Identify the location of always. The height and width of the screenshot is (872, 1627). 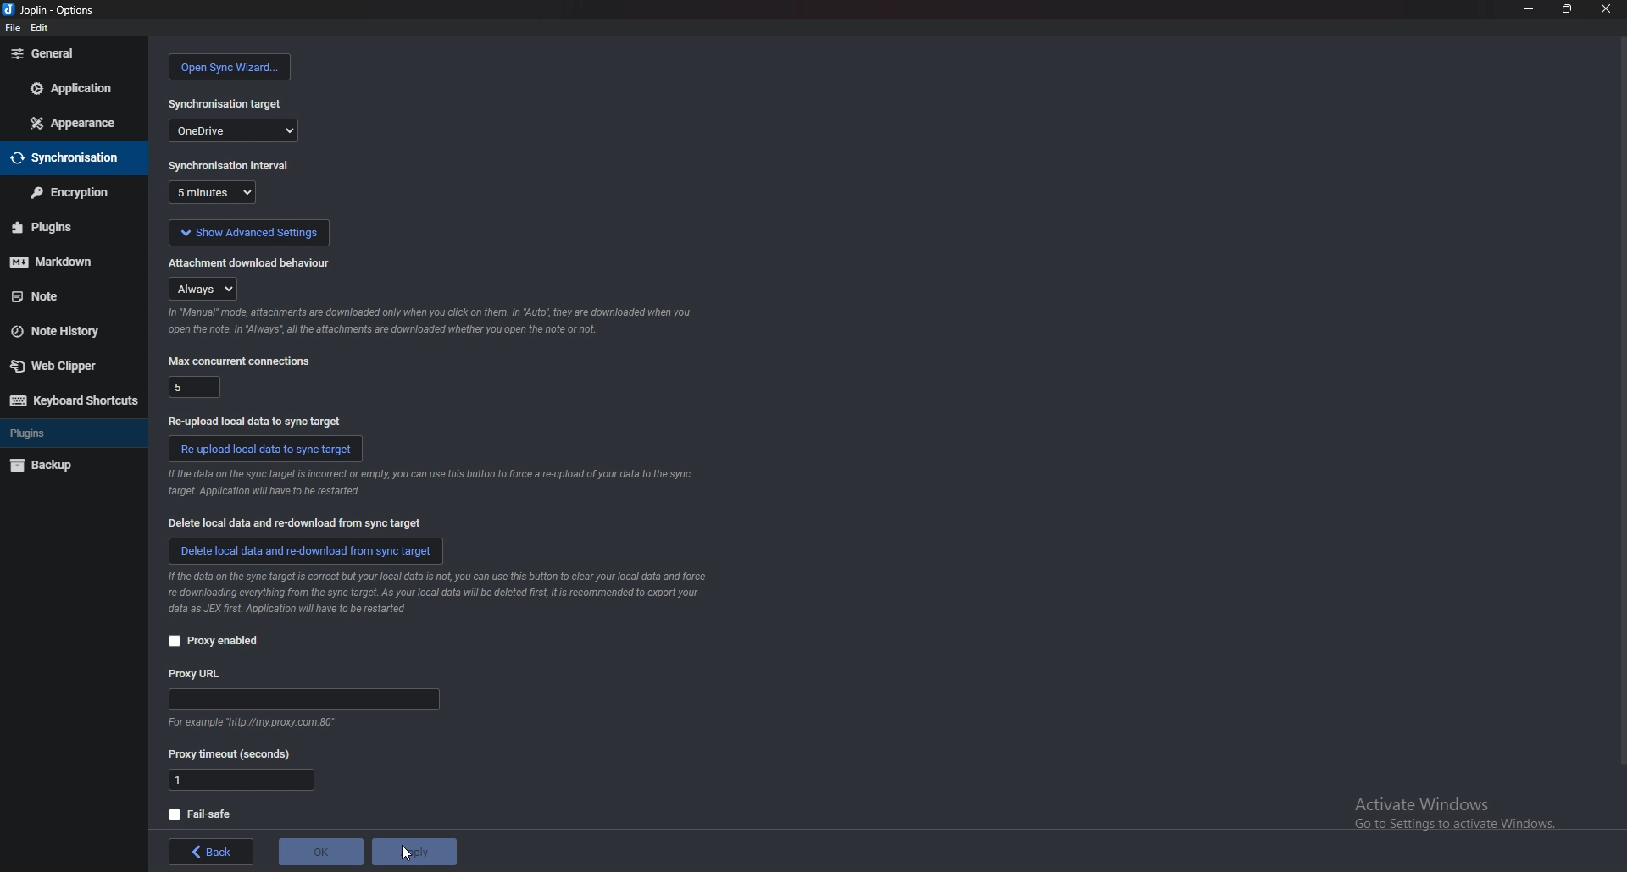
(203, 288).